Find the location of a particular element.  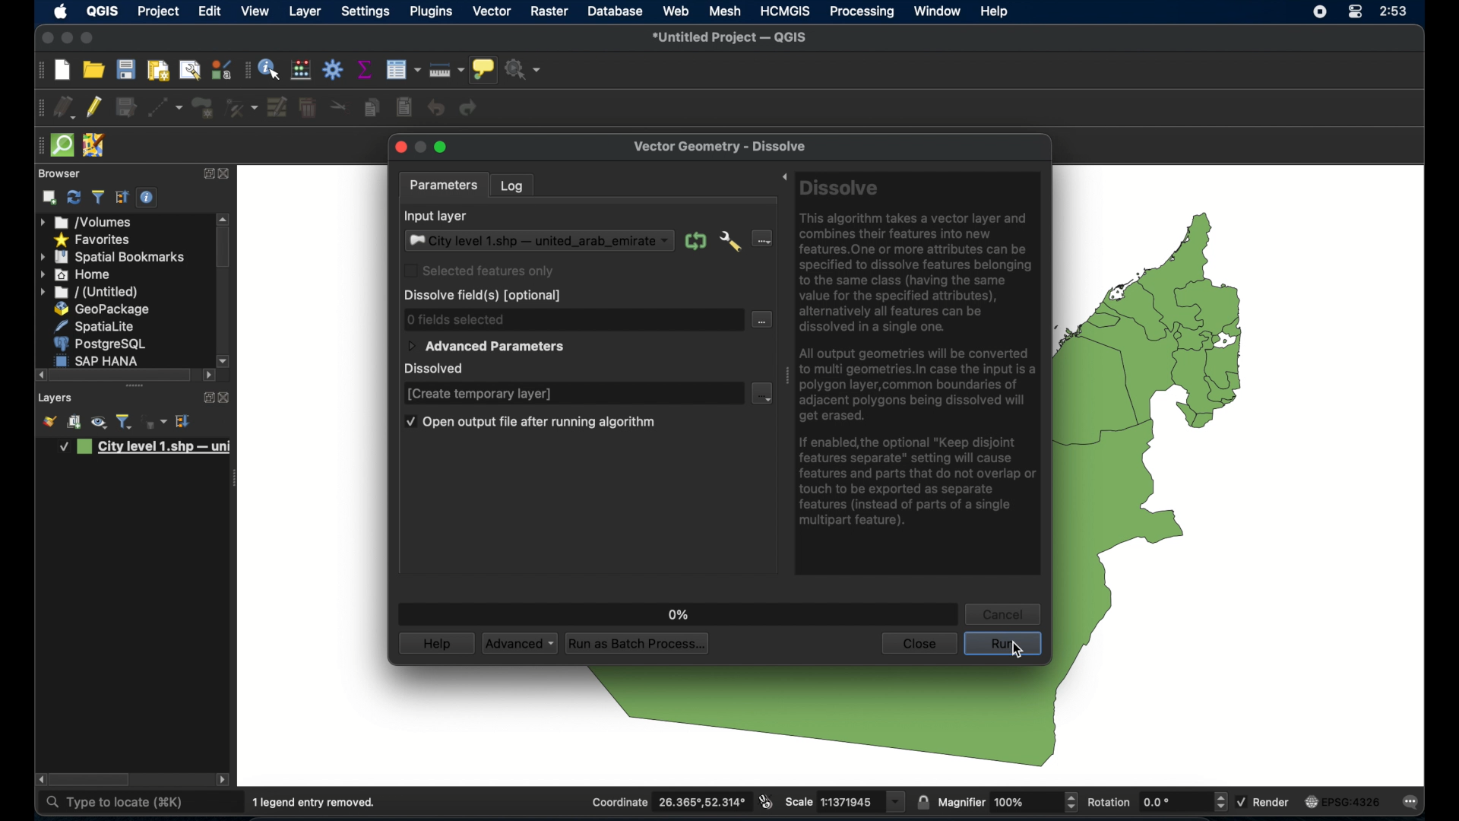

delete selected is located at coordinates (307, 108).